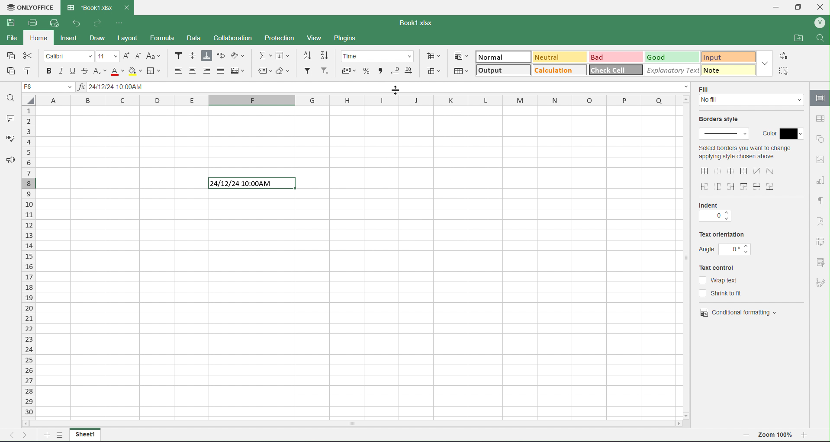 This screenshot has height=442, width=830. Describe the element at coordinates (794, 35) in the screenshot. I see `Open File Location` at that location.